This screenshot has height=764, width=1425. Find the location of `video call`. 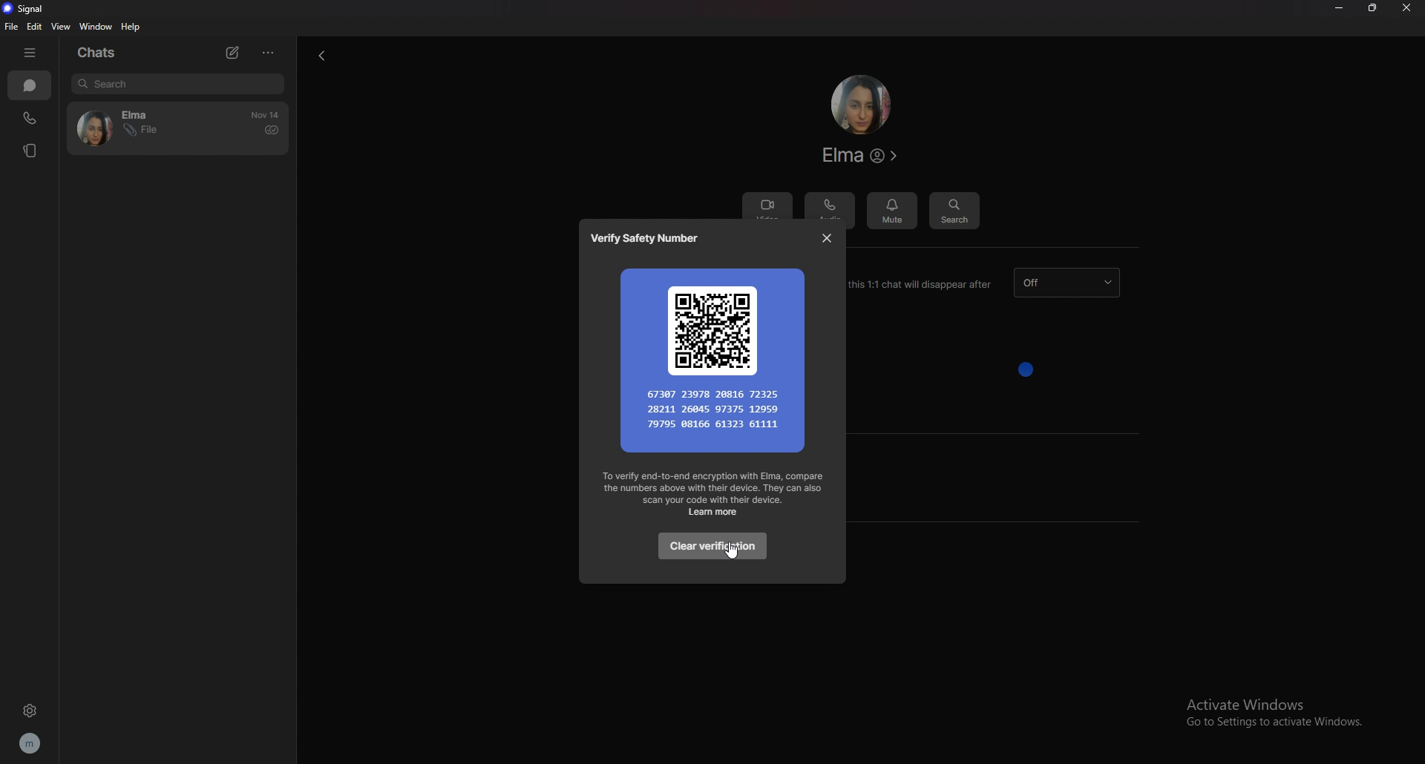

video call is located at coordinates (767, 202).